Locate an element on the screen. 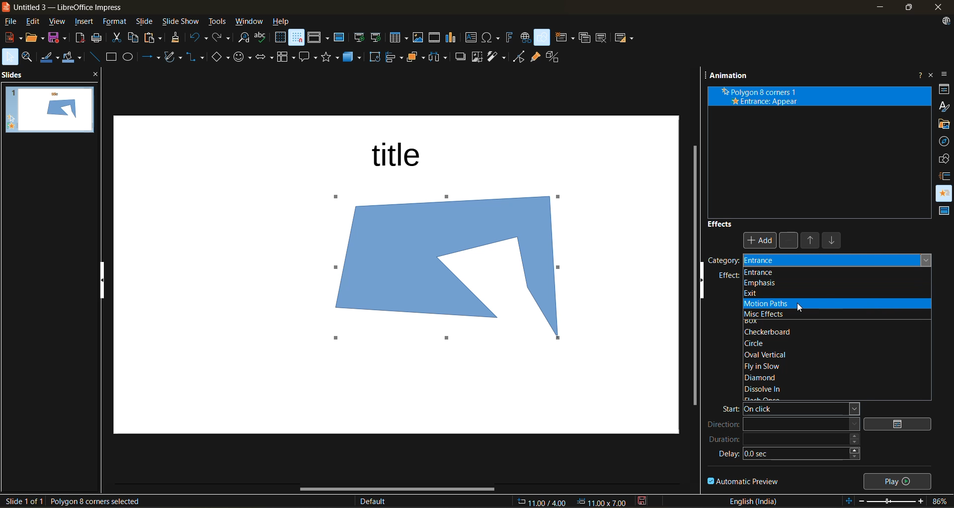 Image resolution: width=954 pixels, height=508 pixels. help about this sidebar is located at coordinates (917, 74).